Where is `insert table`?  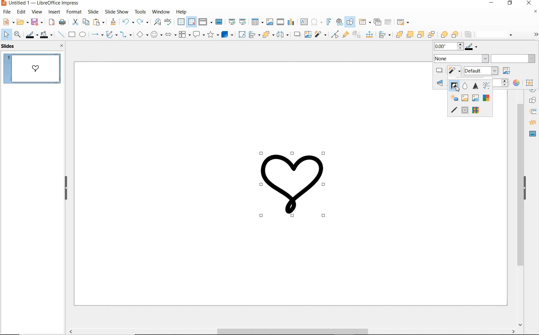 insert table is located at coordinates (257, 22).